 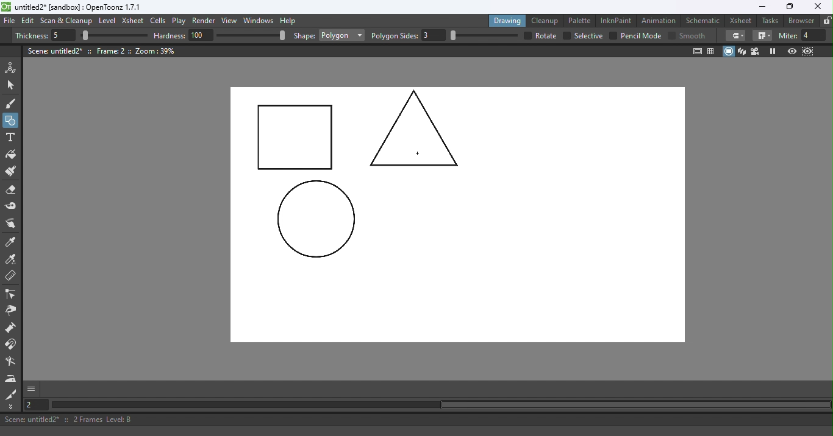 What do you see at coordinates (13, 85) in the screenshot?
I see `Selection tool` at bounding box center [13, 85].